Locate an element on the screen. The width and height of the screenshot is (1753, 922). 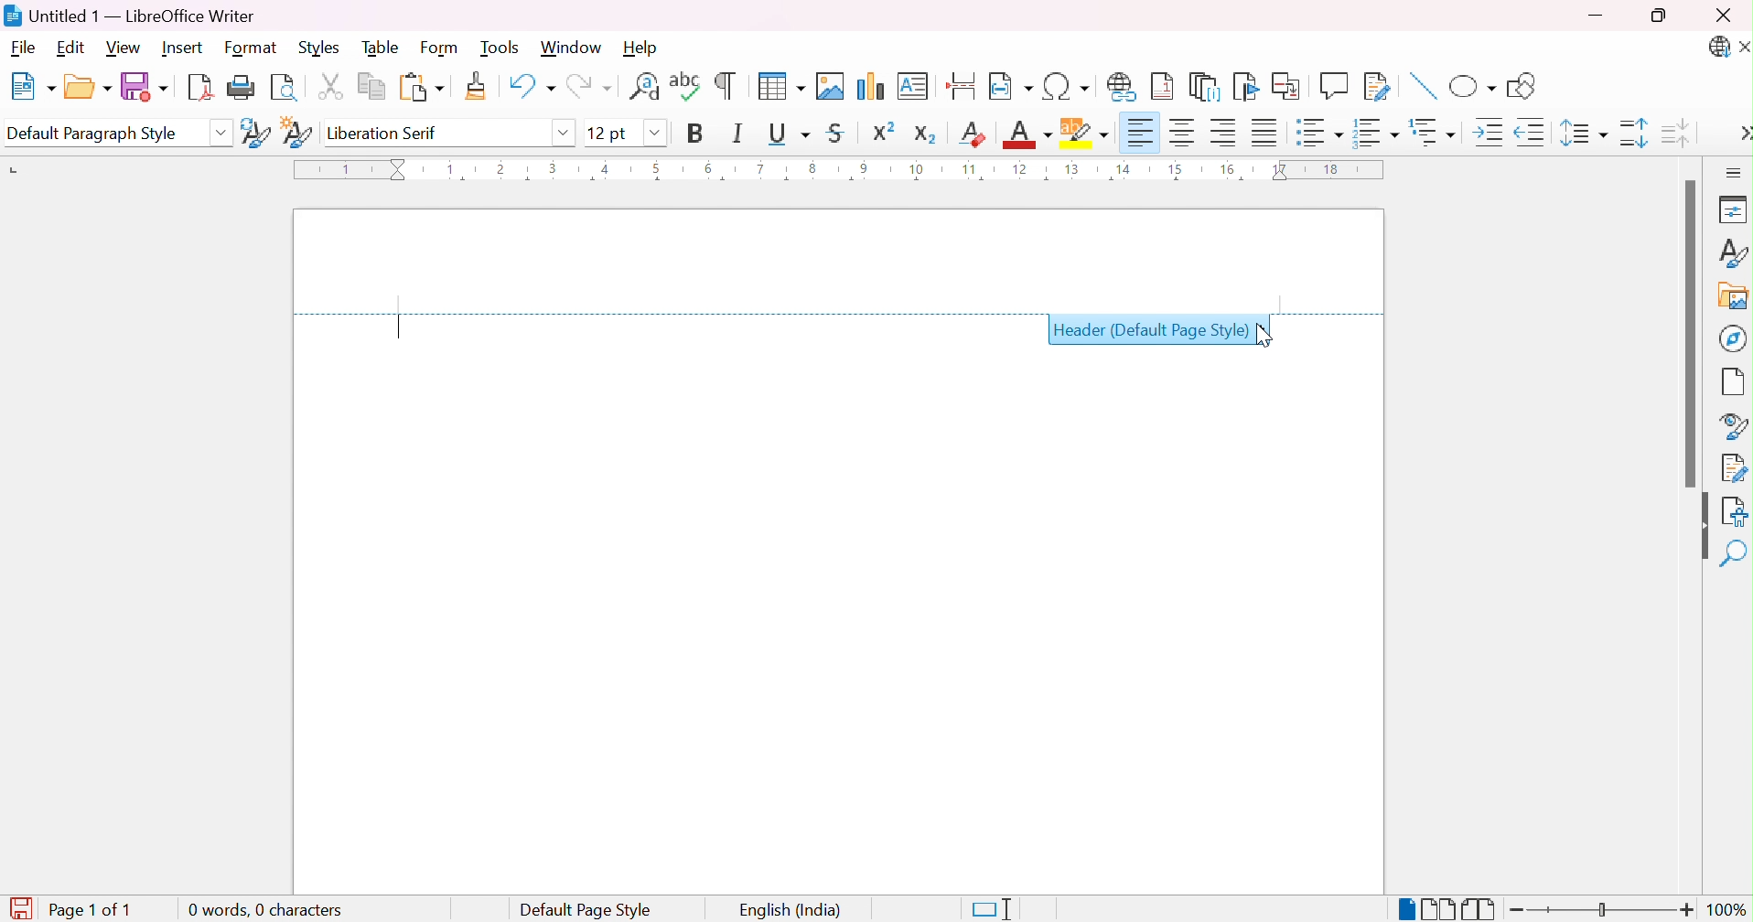
Redo is located at coordinates (594, 86).